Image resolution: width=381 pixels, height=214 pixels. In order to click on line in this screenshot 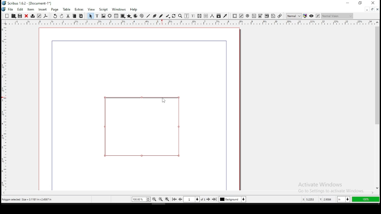, I will do `click(148, 16)`.